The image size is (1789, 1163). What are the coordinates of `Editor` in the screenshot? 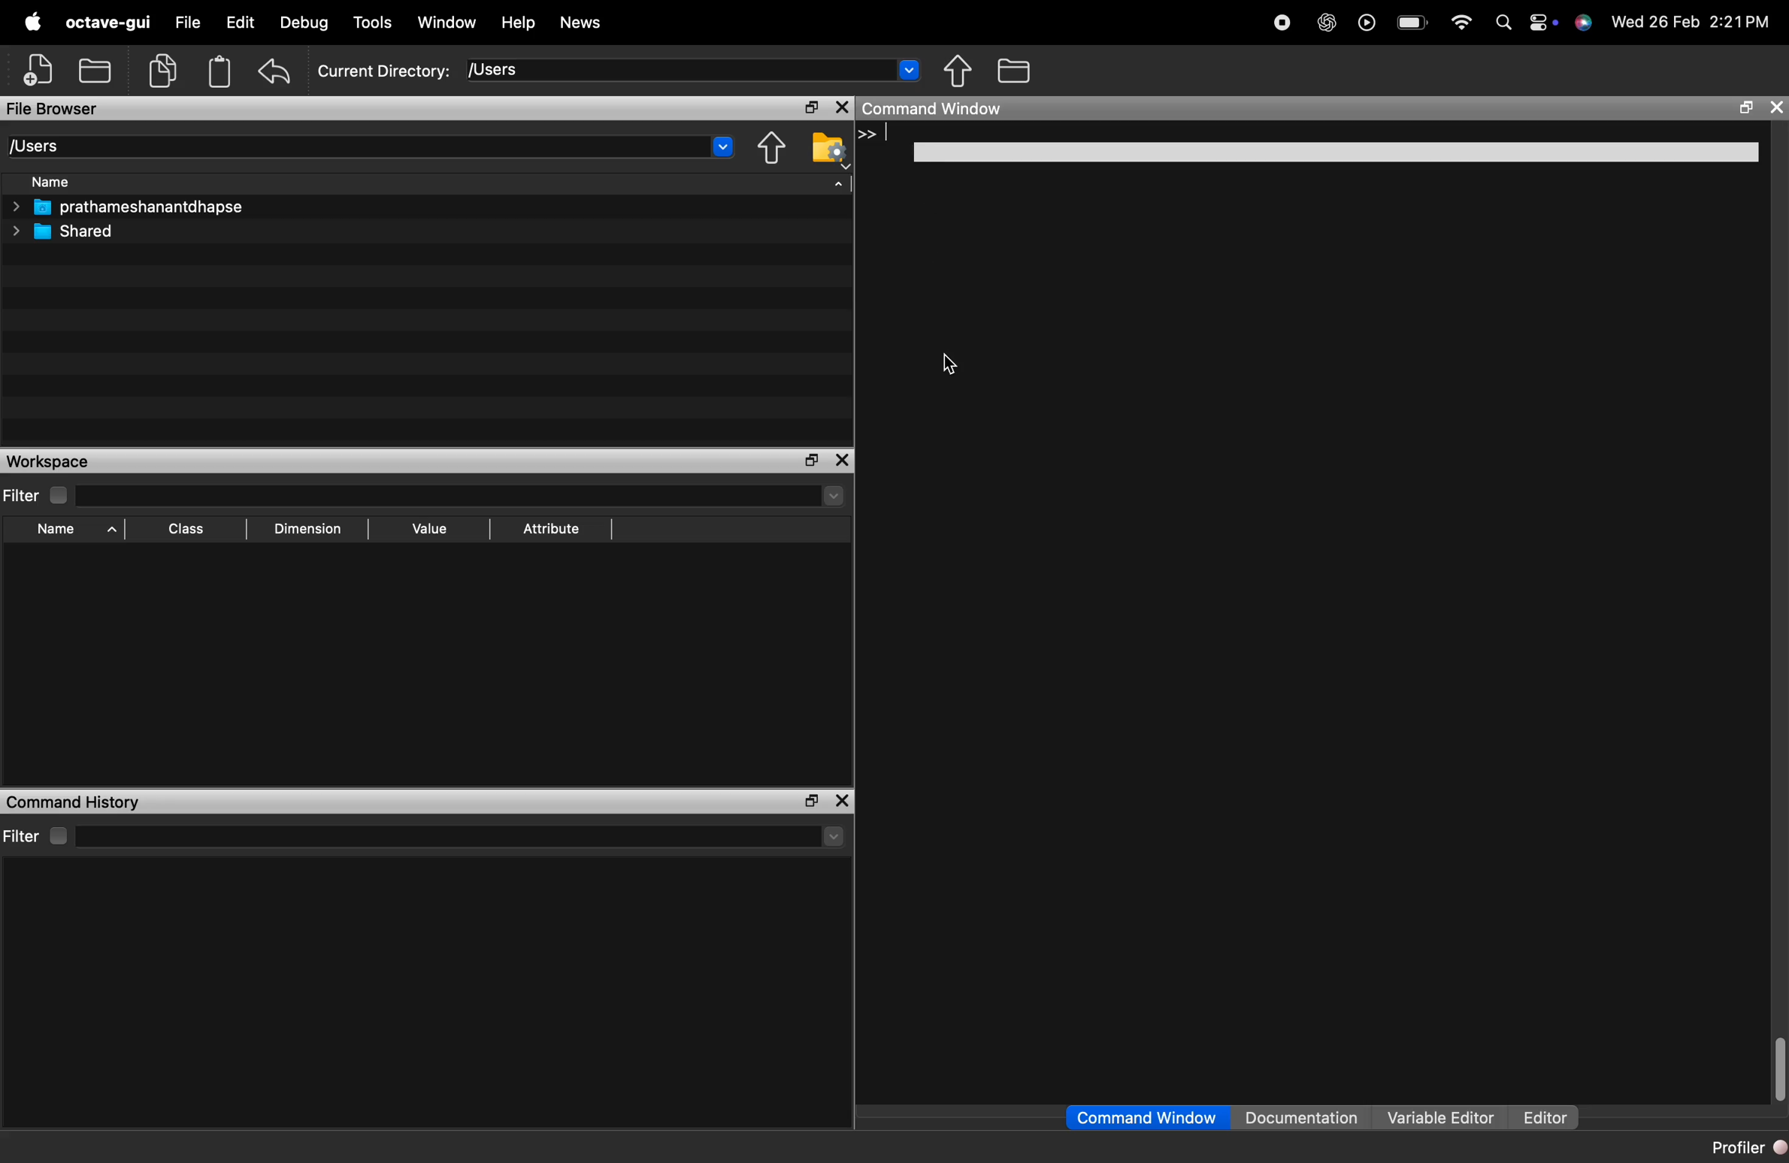 It's located at (1551, 1116).